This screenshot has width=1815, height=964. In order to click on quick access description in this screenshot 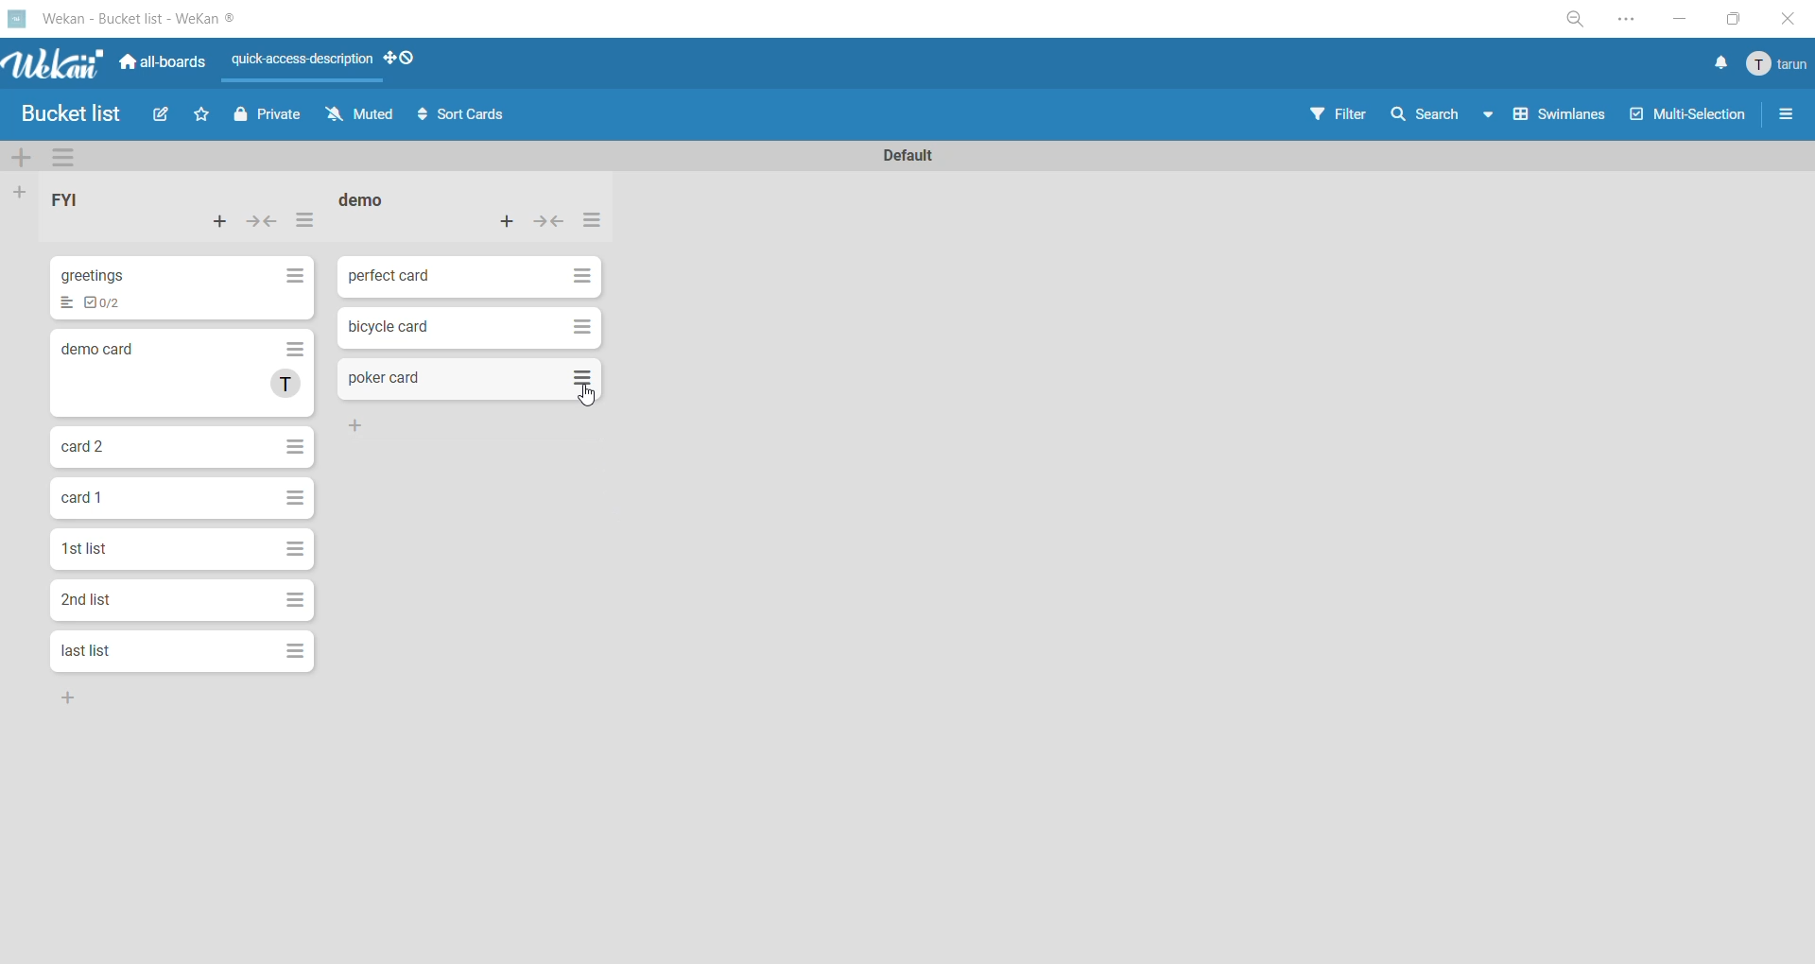, I will do `click(305, 66)`.